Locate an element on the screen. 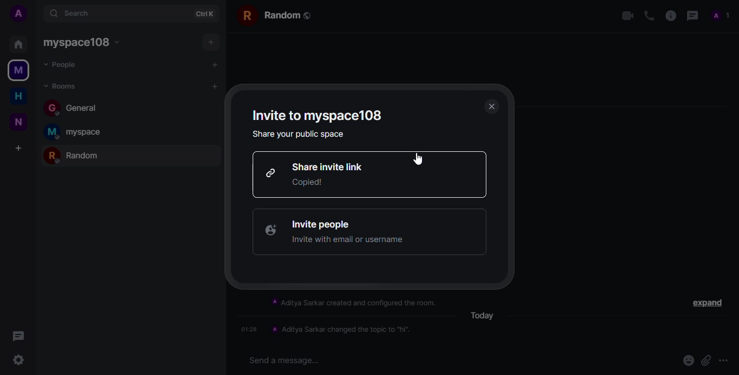 Image resolution: width=739 pixels, height=375 pixels. A Aditya Sarkar changed the topic to "hi". is located at coordinates (344, 330).